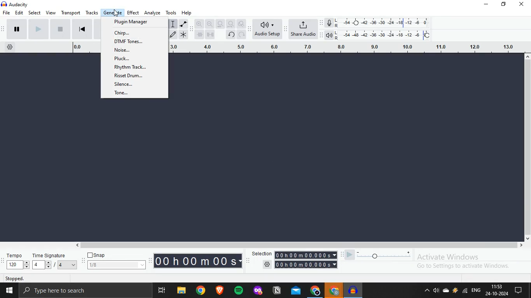  I want to click on Show hidden icons, so click(427, 292).